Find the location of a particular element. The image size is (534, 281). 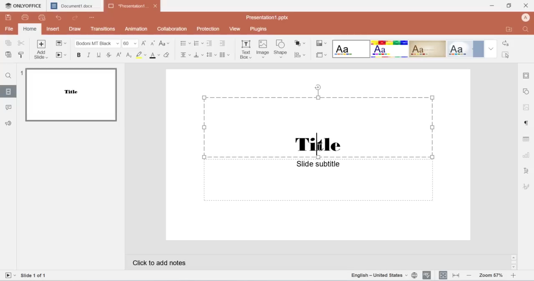

File is located at coordinates (9, 28).